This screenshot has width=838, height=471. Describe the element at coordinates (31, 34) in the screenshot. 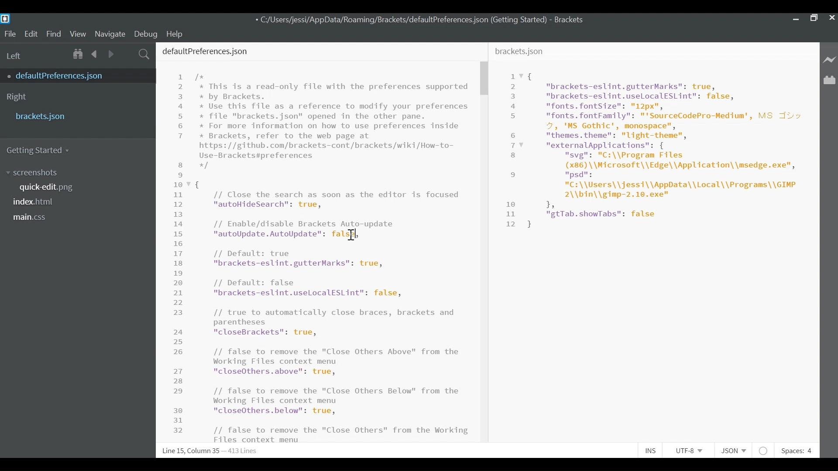

I see `Edit` at that location.